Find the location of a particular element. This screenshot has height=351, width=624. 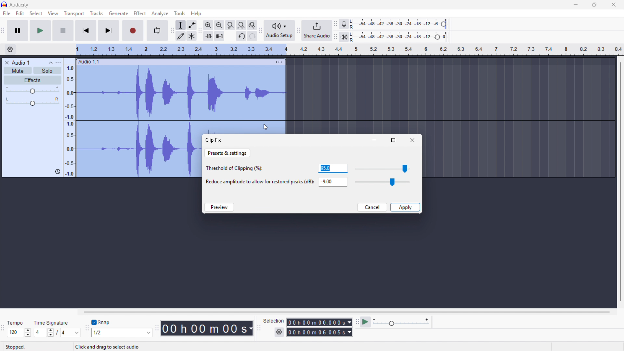

Play at speed toolbar is located at coordinates (356, 322).